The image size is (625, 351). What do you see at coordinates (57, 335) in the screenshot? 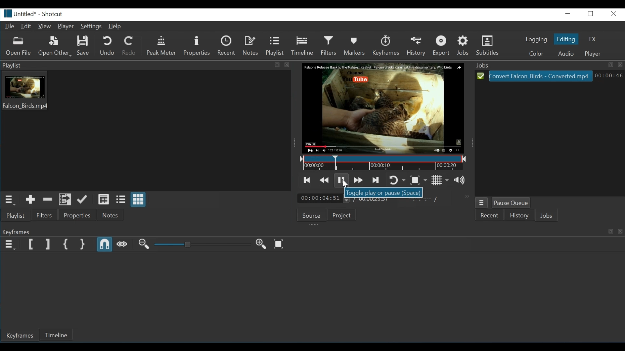
I see `Timeline` at bounding box center [57, 335].